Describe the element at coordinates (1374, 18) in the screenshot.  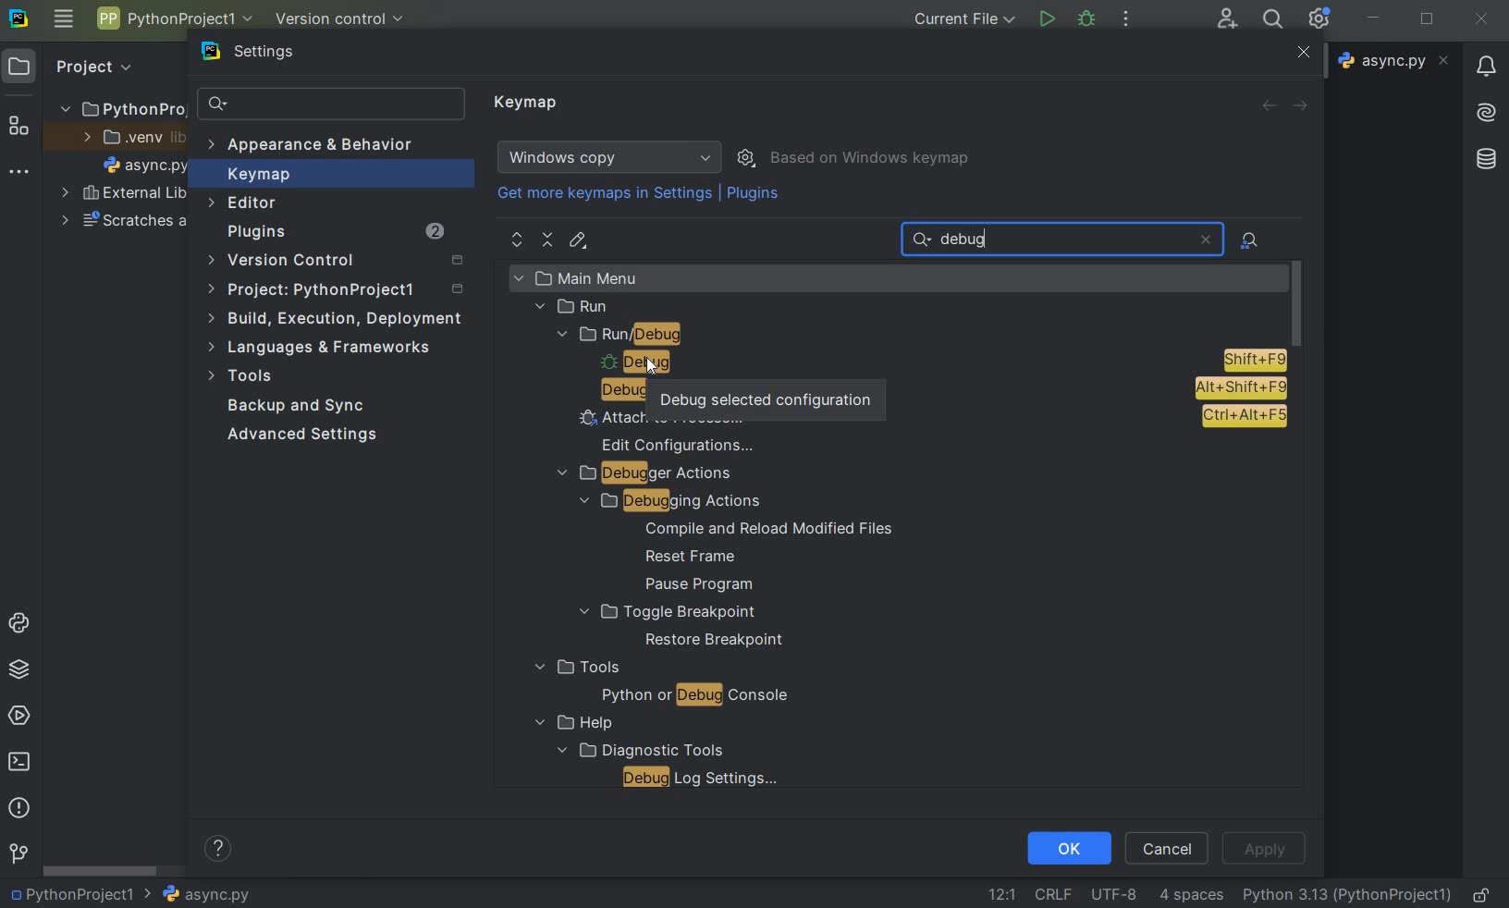
I see `minimize` at that location.